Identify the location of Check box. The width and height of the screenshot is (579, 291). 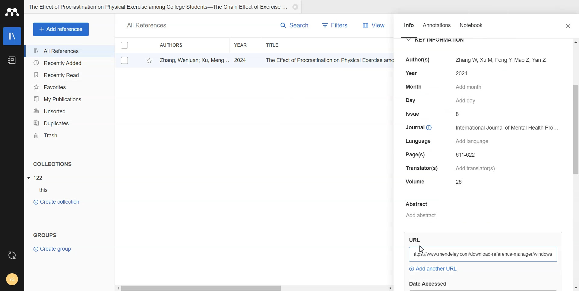
(123, 60).